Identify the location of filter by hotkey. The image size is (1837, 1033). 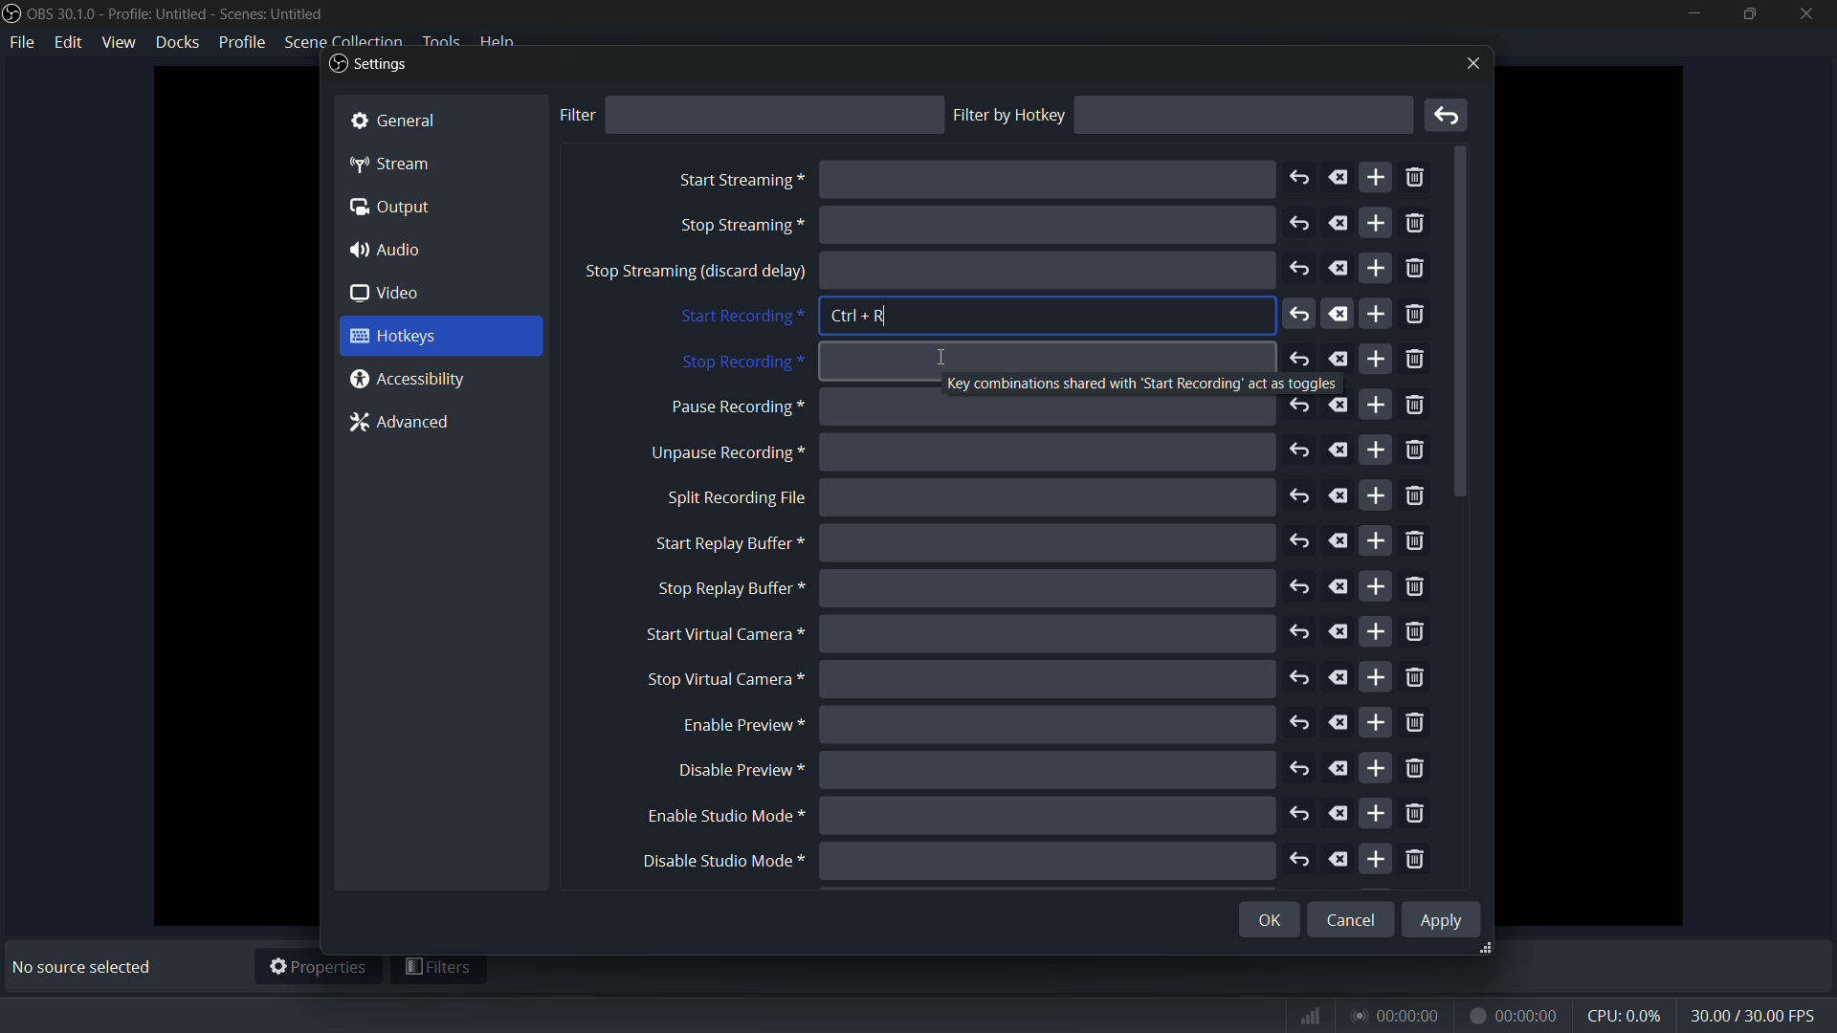
(1009, 115).